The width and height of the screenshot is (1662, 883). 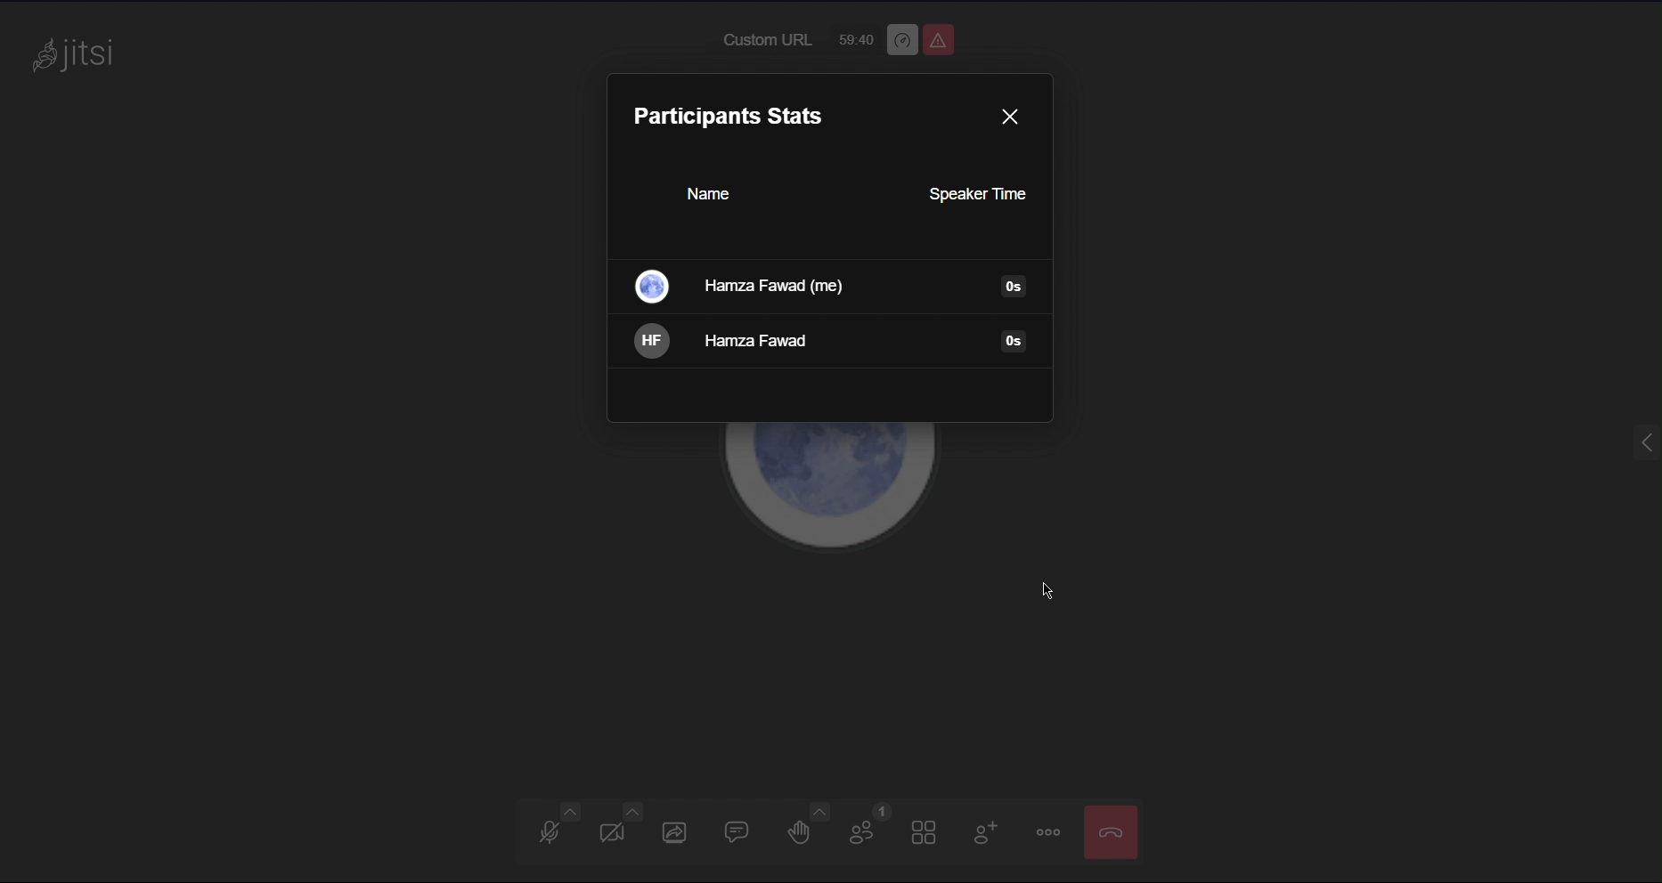 I want to click on Tile View, so click(x=929, y=829).